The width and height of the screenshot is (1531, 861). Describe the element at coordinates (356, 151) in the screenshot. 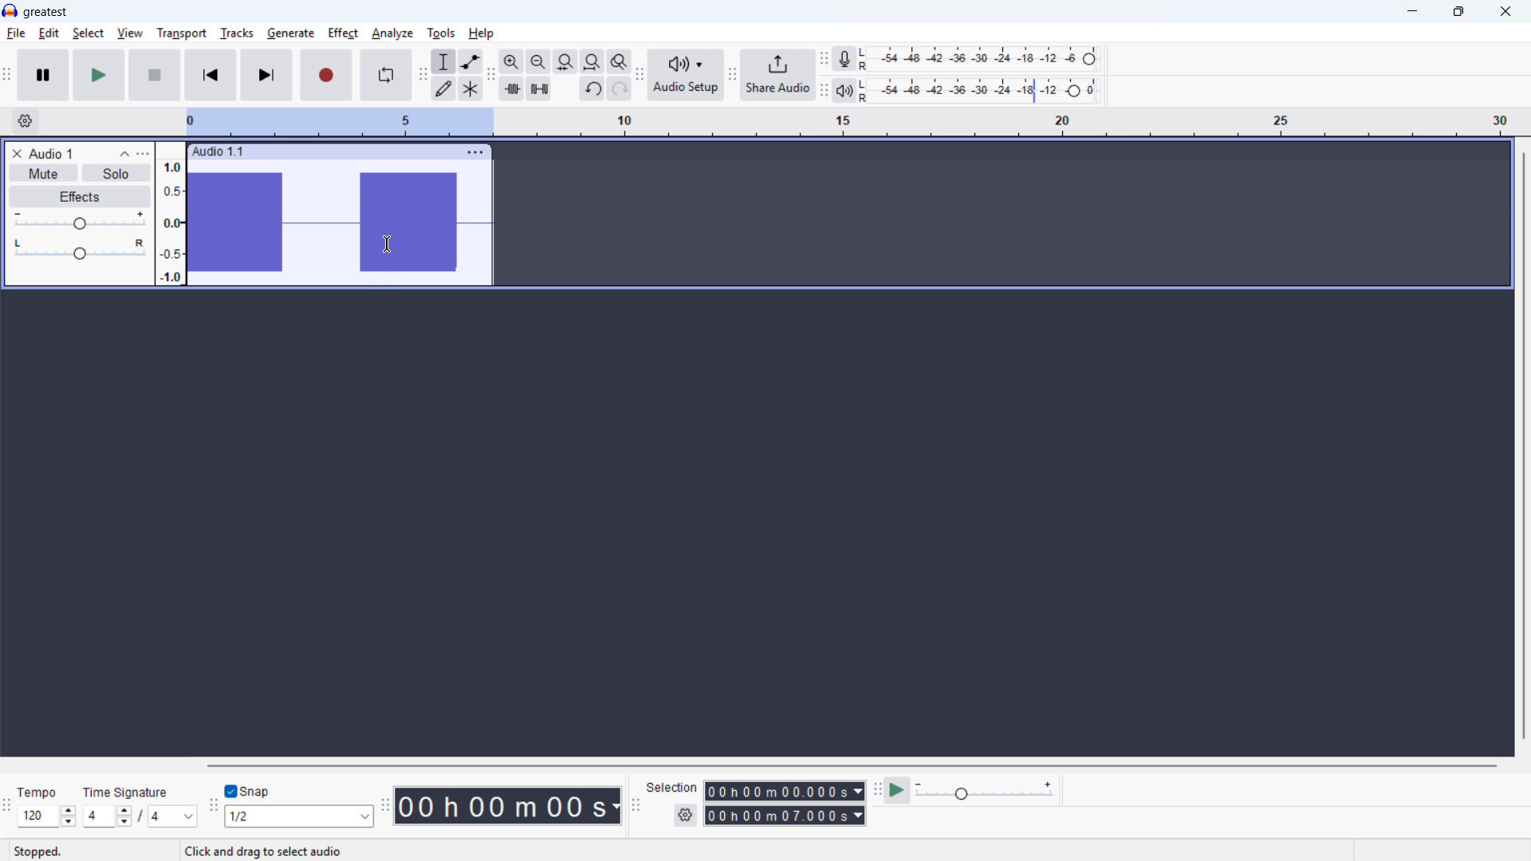

I see `Click to drag ` at that location.